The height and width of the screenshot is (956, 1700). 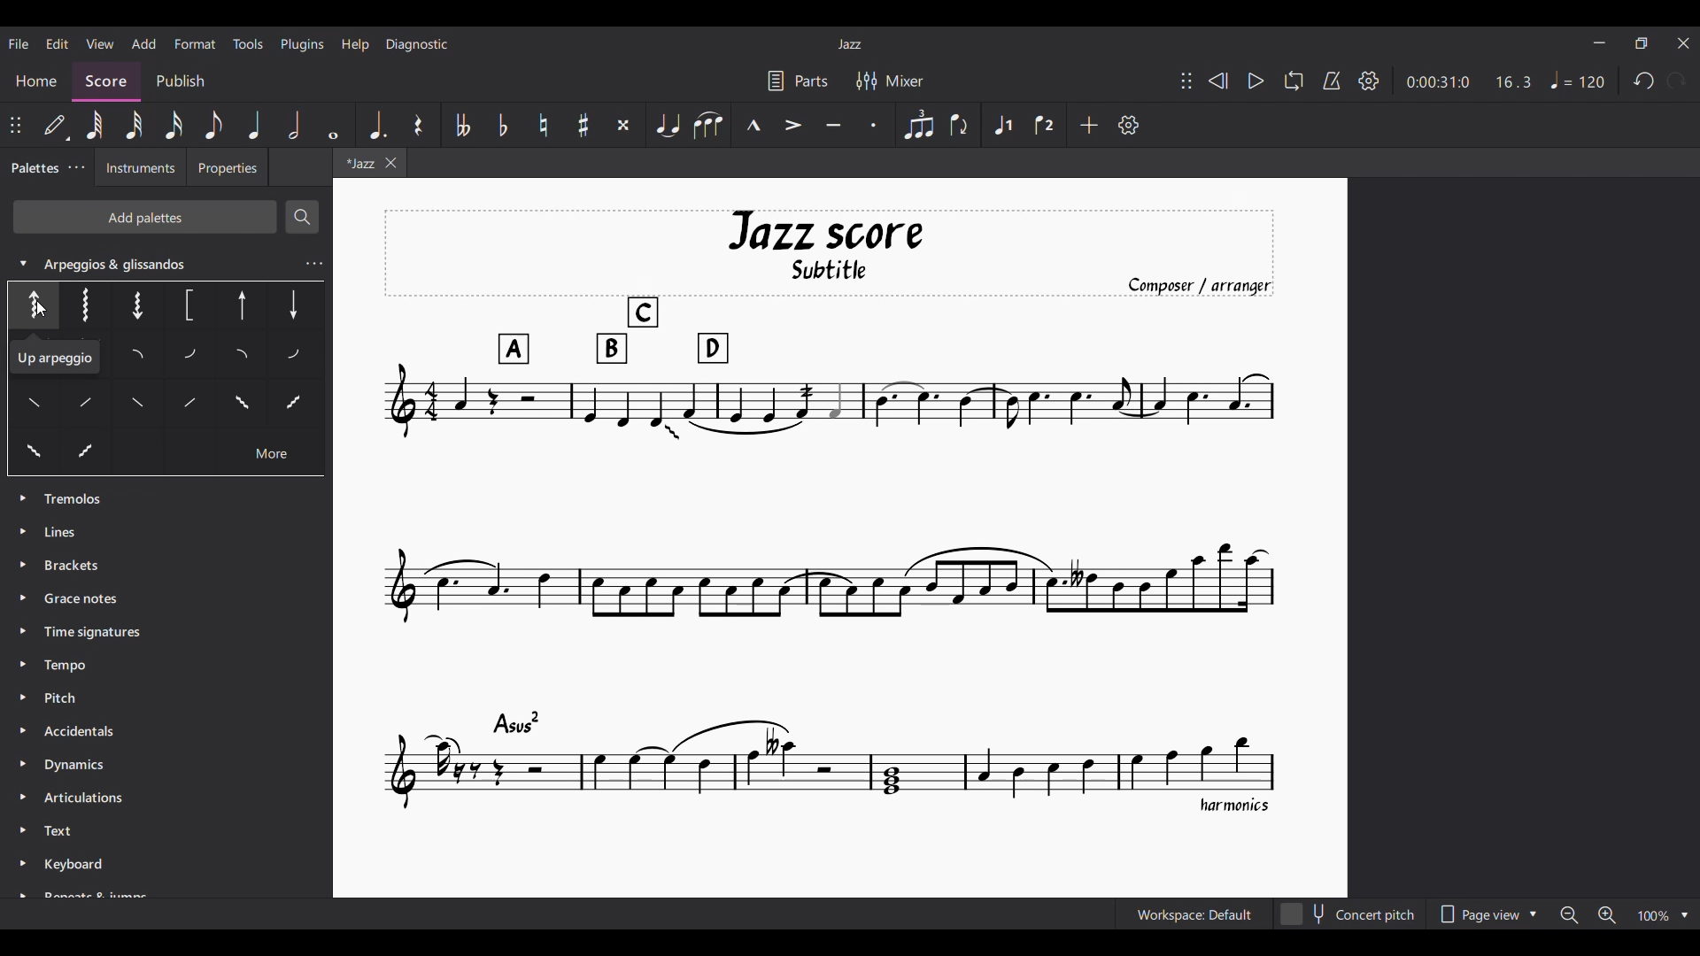 I want to click on Arpeggios & glissandos, so click(x=168, y=258).